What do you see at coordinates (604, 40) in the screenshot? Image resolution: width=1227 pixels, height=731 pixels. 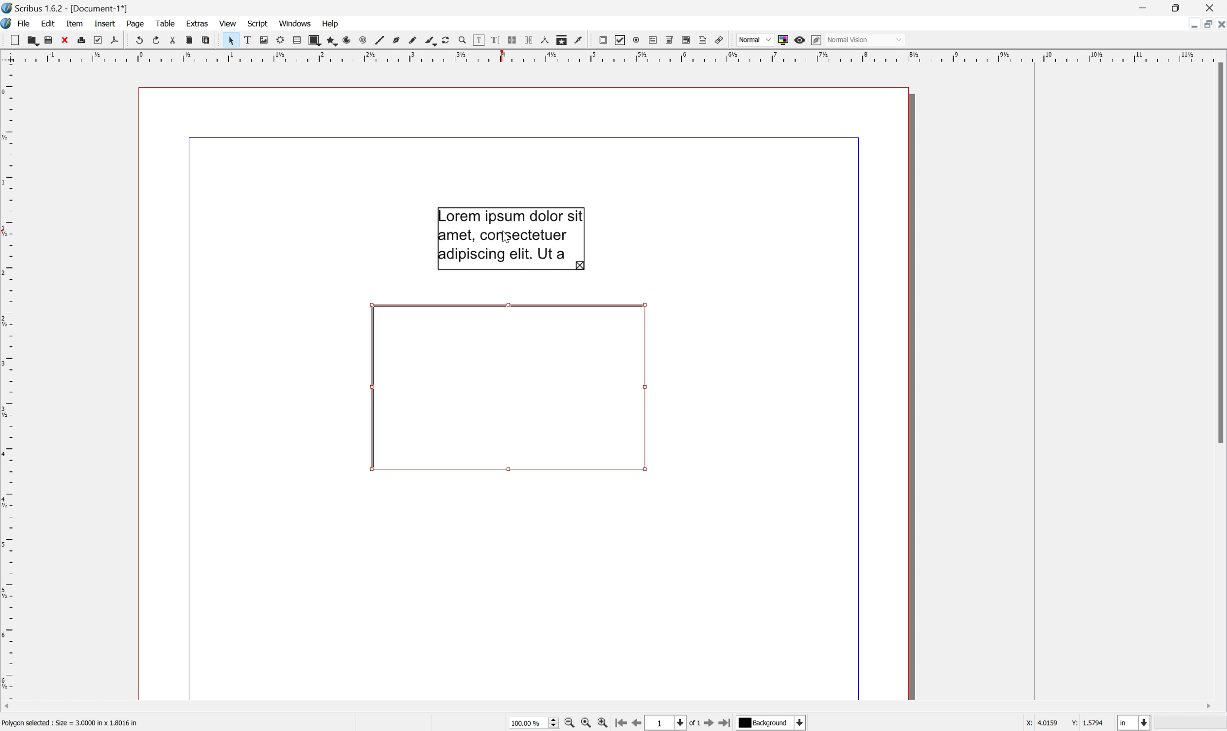 I see `PDF push button` at bounding box center [604, 40].